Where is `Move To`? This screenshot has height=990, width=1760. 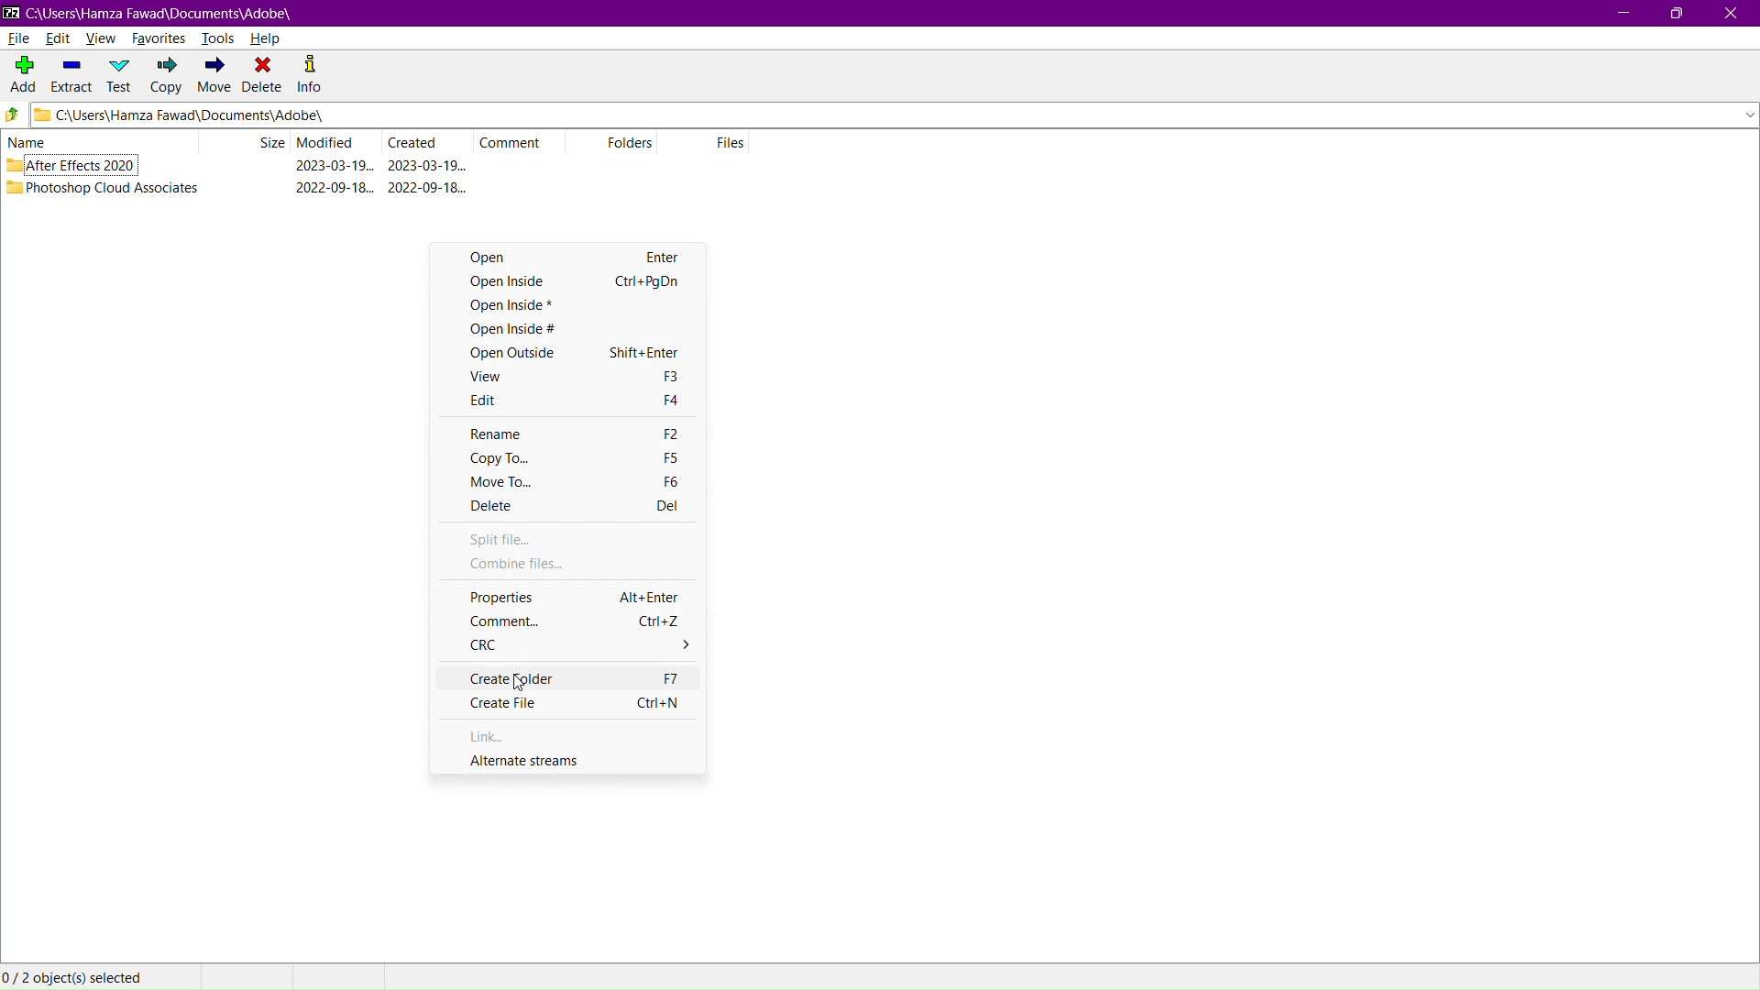
Move To is located at coordinates (566, 484).